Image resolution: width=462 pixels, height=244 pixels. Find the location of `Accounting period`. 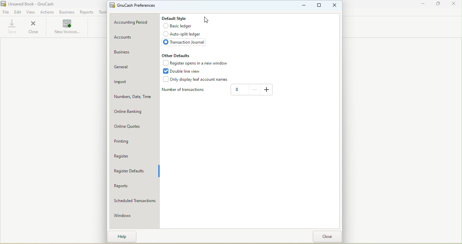

Accounting period is located at coordinates (136, 23).